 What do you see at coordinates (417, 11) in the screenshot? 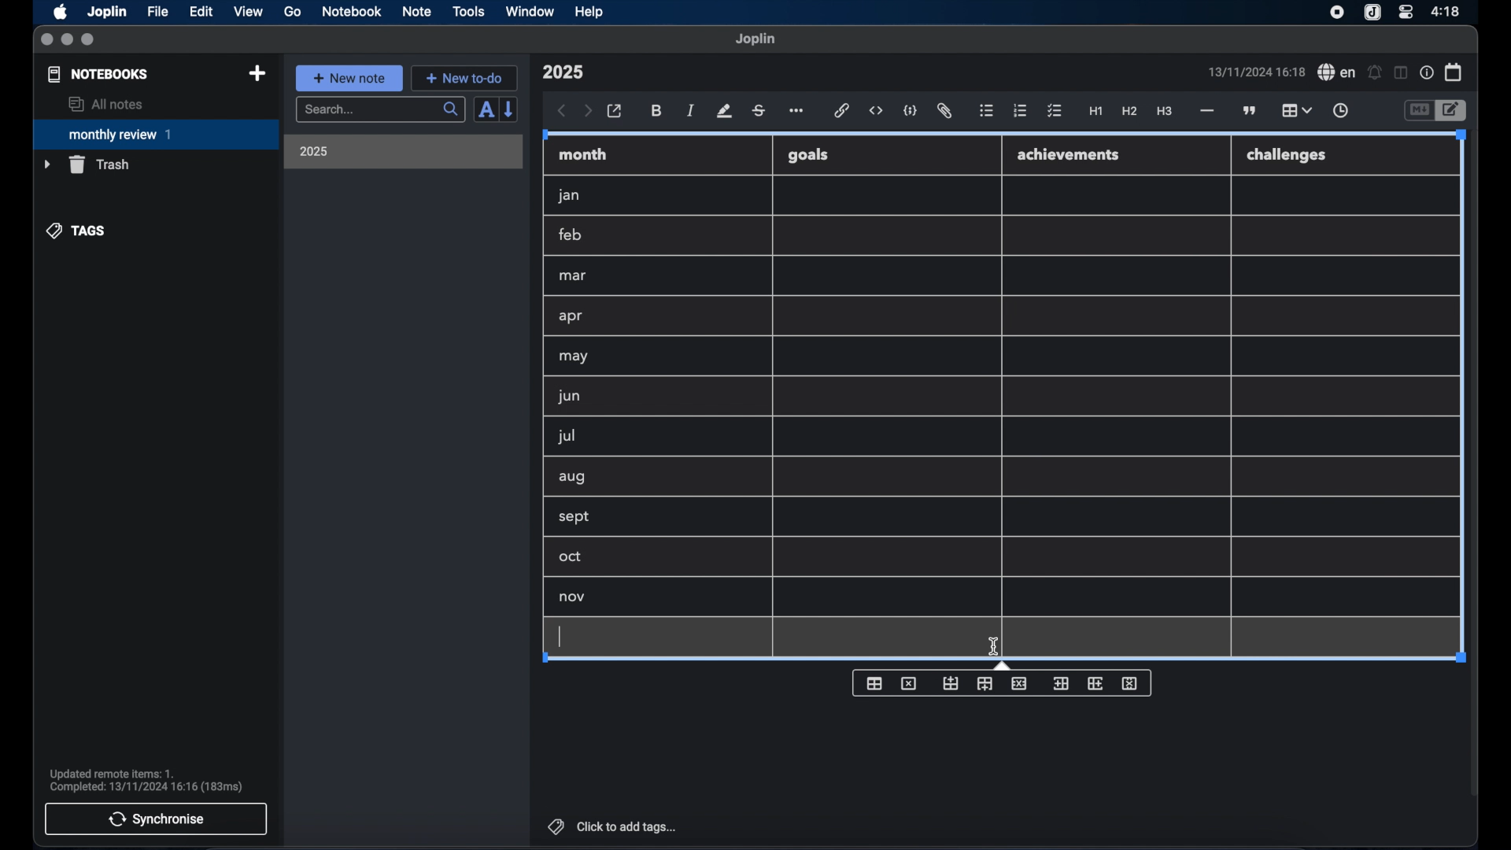
I see `note` at bounding box center [417, 11].